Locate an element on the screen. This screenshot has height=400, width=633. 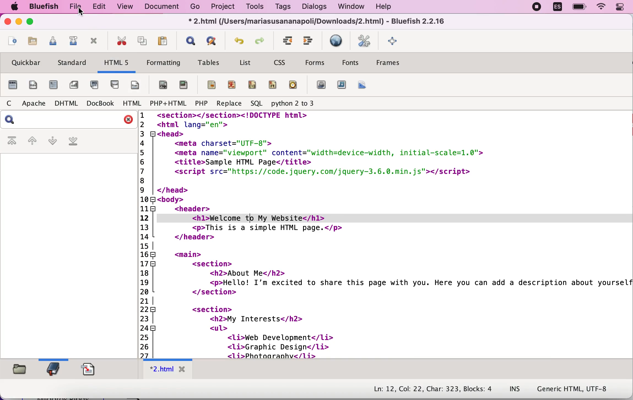
advanced find and replace is located at coordinates (211, 41).